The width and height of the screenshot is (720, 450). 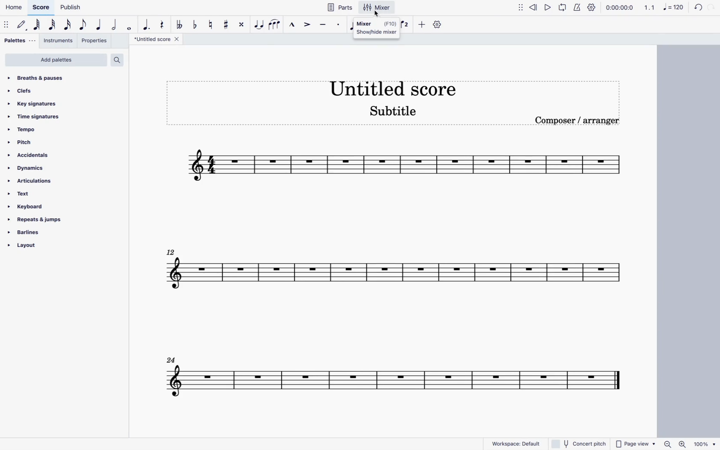 What do you see at coordinates (562, 7) in the screenshot?
I see `loop playback` at bounding box center [562, 7].